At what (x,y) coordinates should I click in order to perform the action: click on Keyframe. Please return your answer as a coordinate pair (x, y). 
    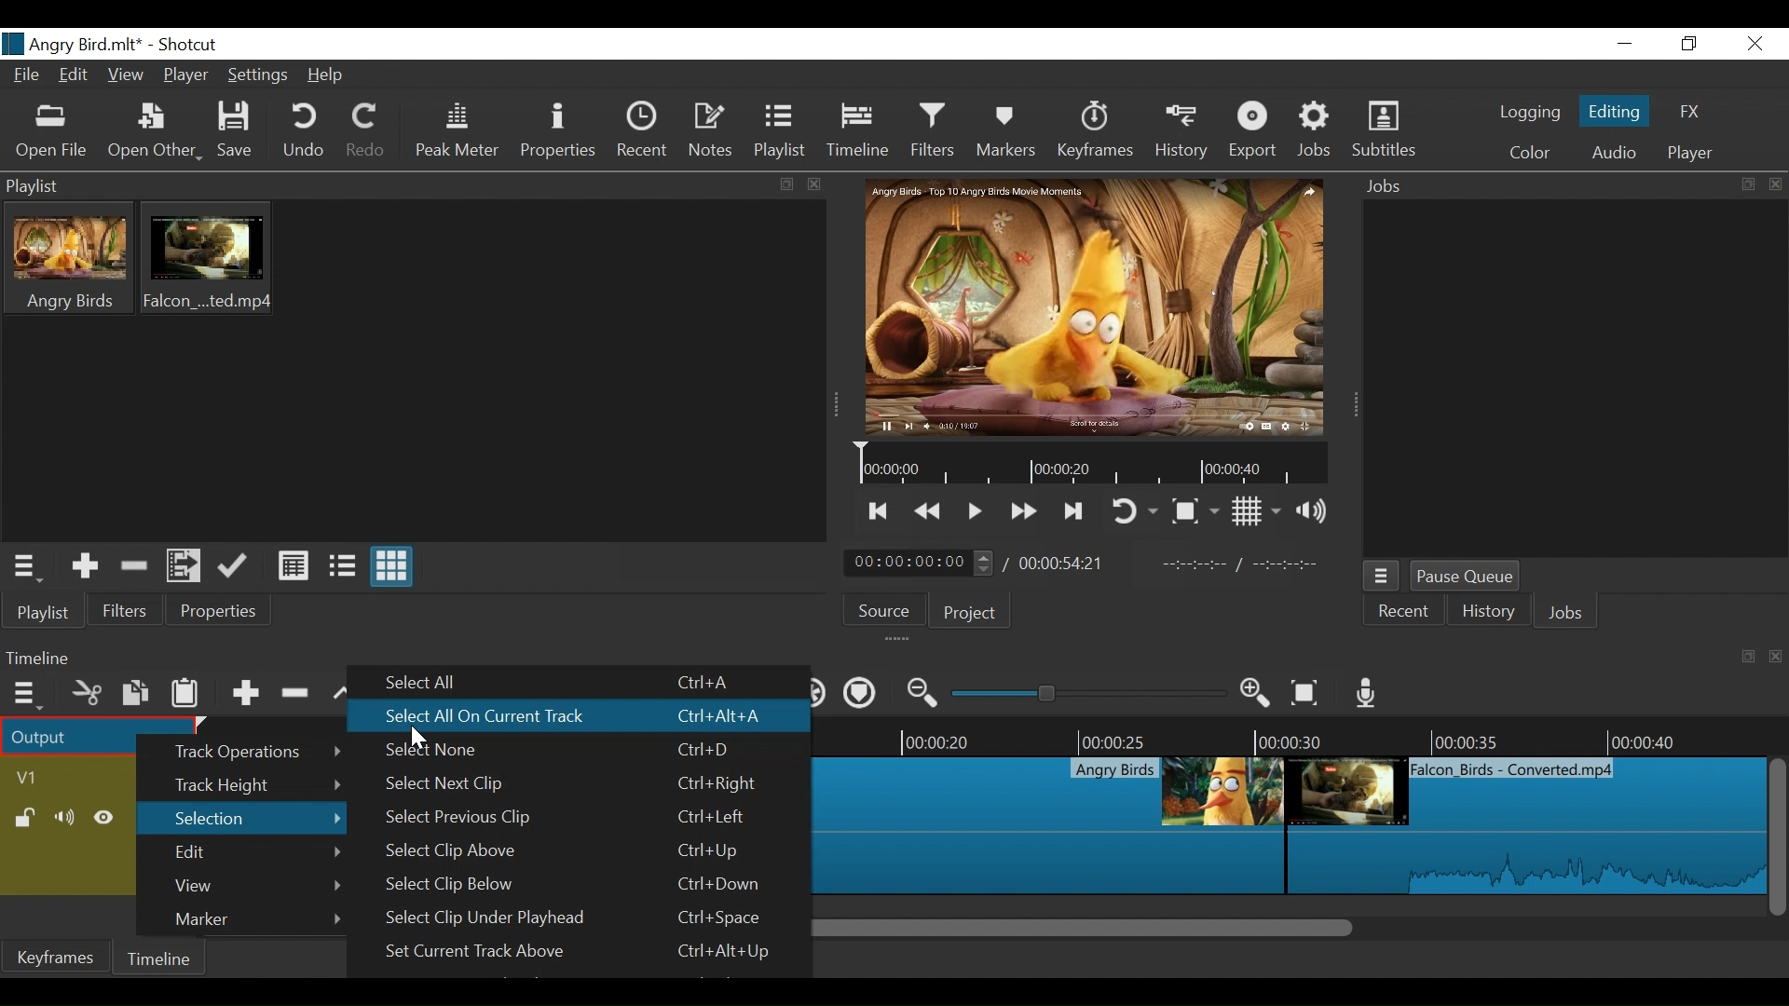
    Looking at the image, I should click on (60, 956).